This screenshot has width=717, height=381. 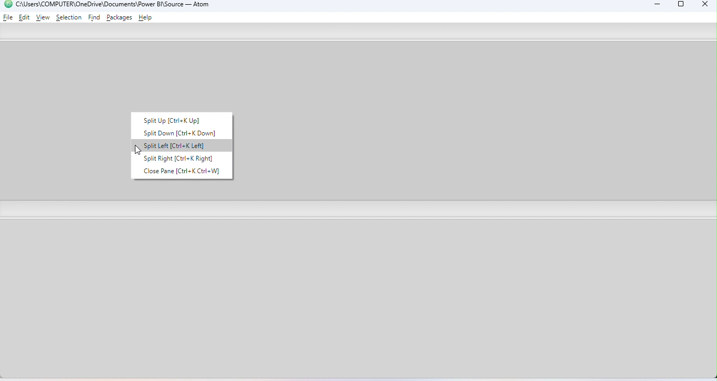 What do you see at coordinates (681, 6) in the screenshot?
I see `Maximize` at bounding box center [681, 6].